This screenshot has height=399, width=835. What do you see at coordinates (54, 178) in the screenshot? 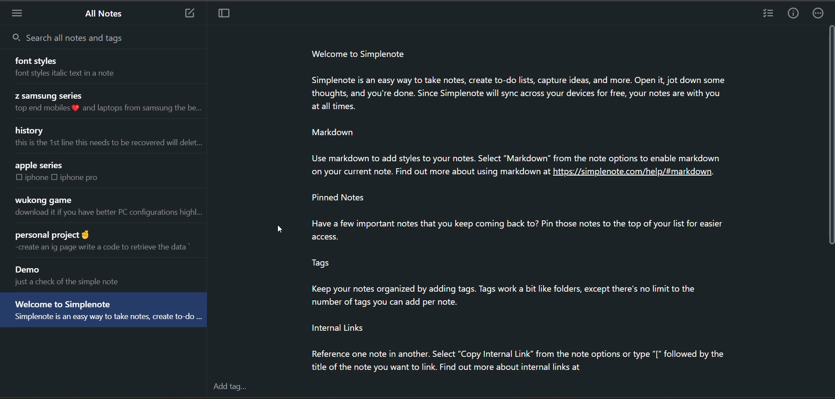
I see `checkbox` at bounding box center [54, 178].